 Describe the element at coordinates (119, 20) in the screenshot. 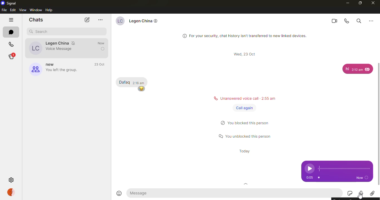

I see `profile picture` at that location.